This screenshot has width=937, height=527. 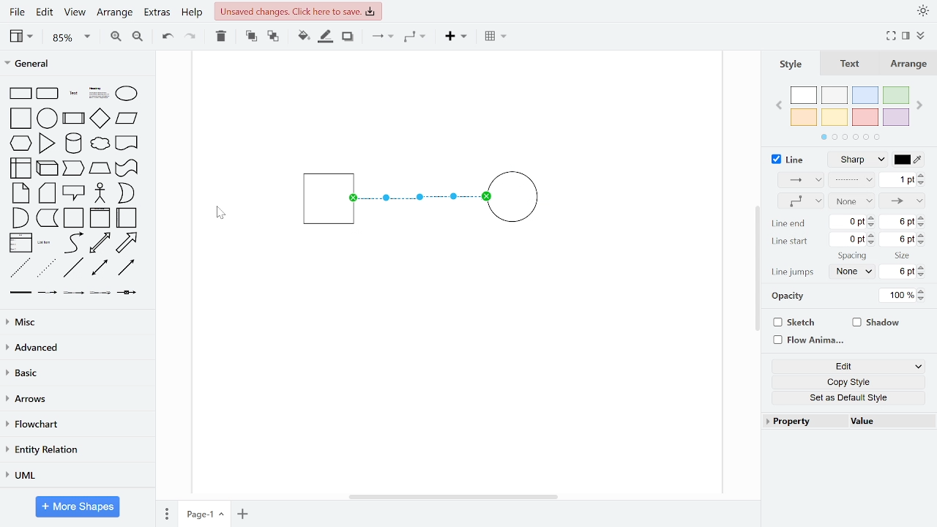 I want to click on style, so click(x=791, y=65).